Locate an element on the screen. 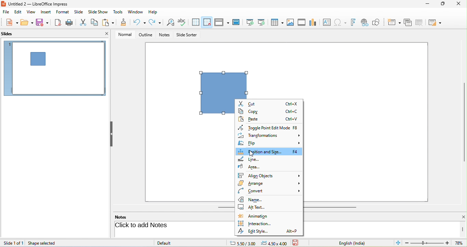 The image size is (467, 247). save is located at coordinates (43, 23).